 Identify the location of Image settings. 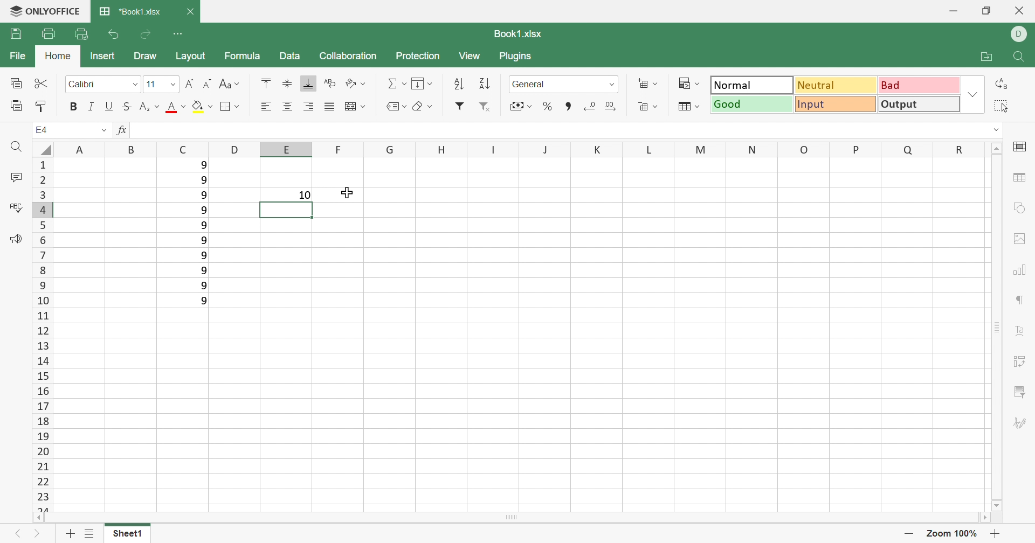
(1019, 239).